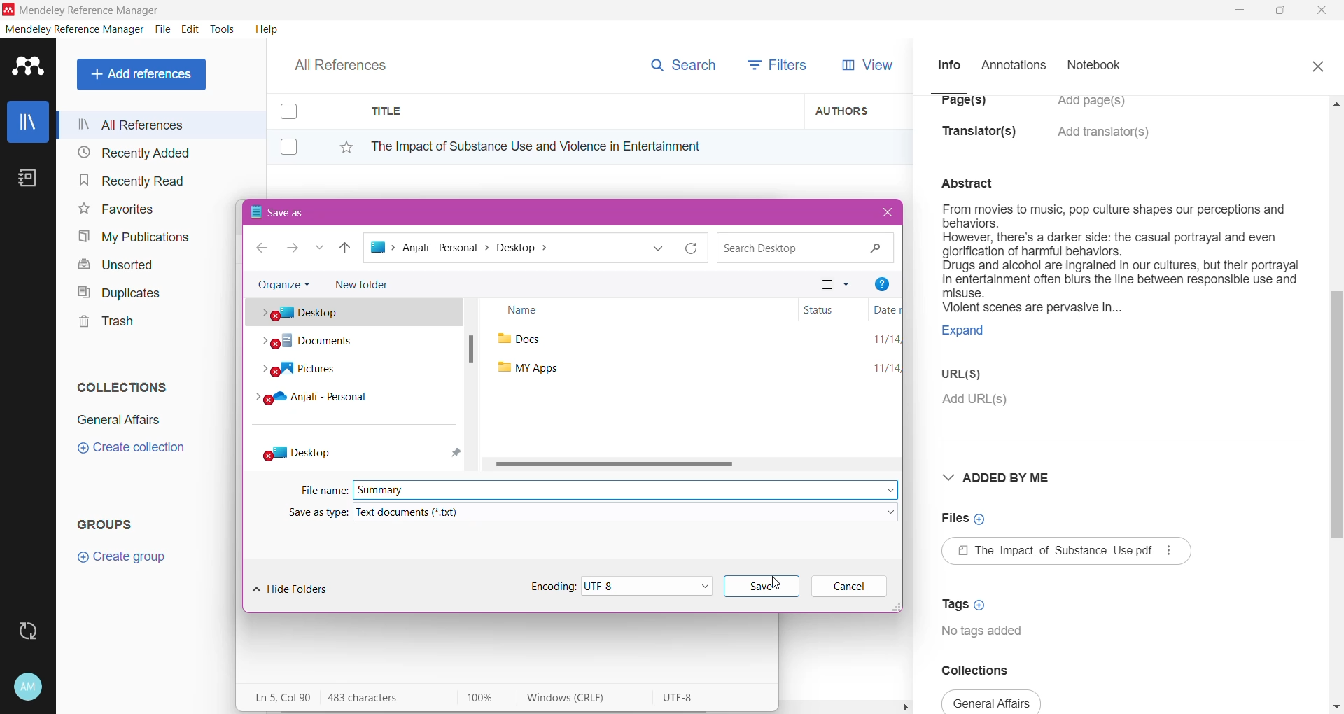 This screenshot has width=1344, height=714. I want to click on Recently Added, so click(132, 153).